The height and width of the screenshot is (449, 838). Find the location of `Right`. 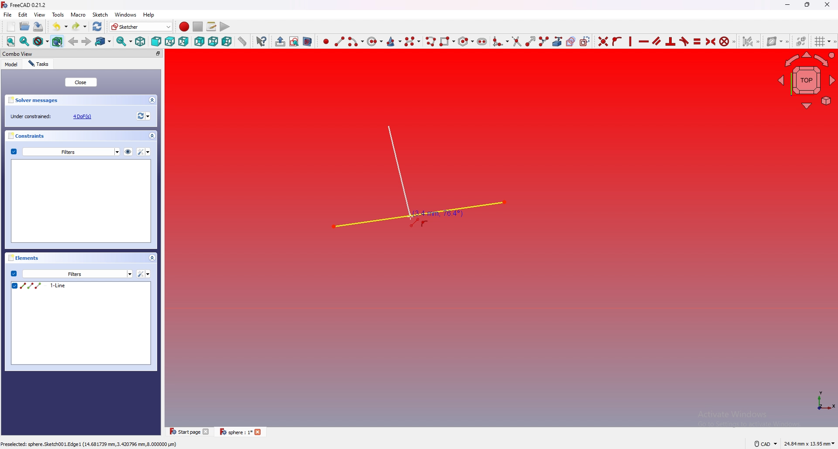

Right is located at coordinates (184, 41).